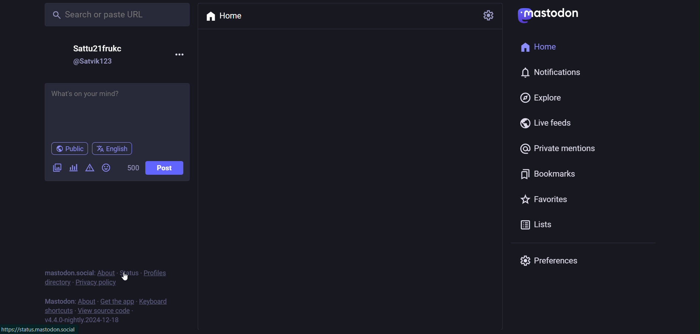 This screenshot has height=334, width=700. Describe the element at coordinates (125, 276) in the screenshot. I see `Cursor` at that location.